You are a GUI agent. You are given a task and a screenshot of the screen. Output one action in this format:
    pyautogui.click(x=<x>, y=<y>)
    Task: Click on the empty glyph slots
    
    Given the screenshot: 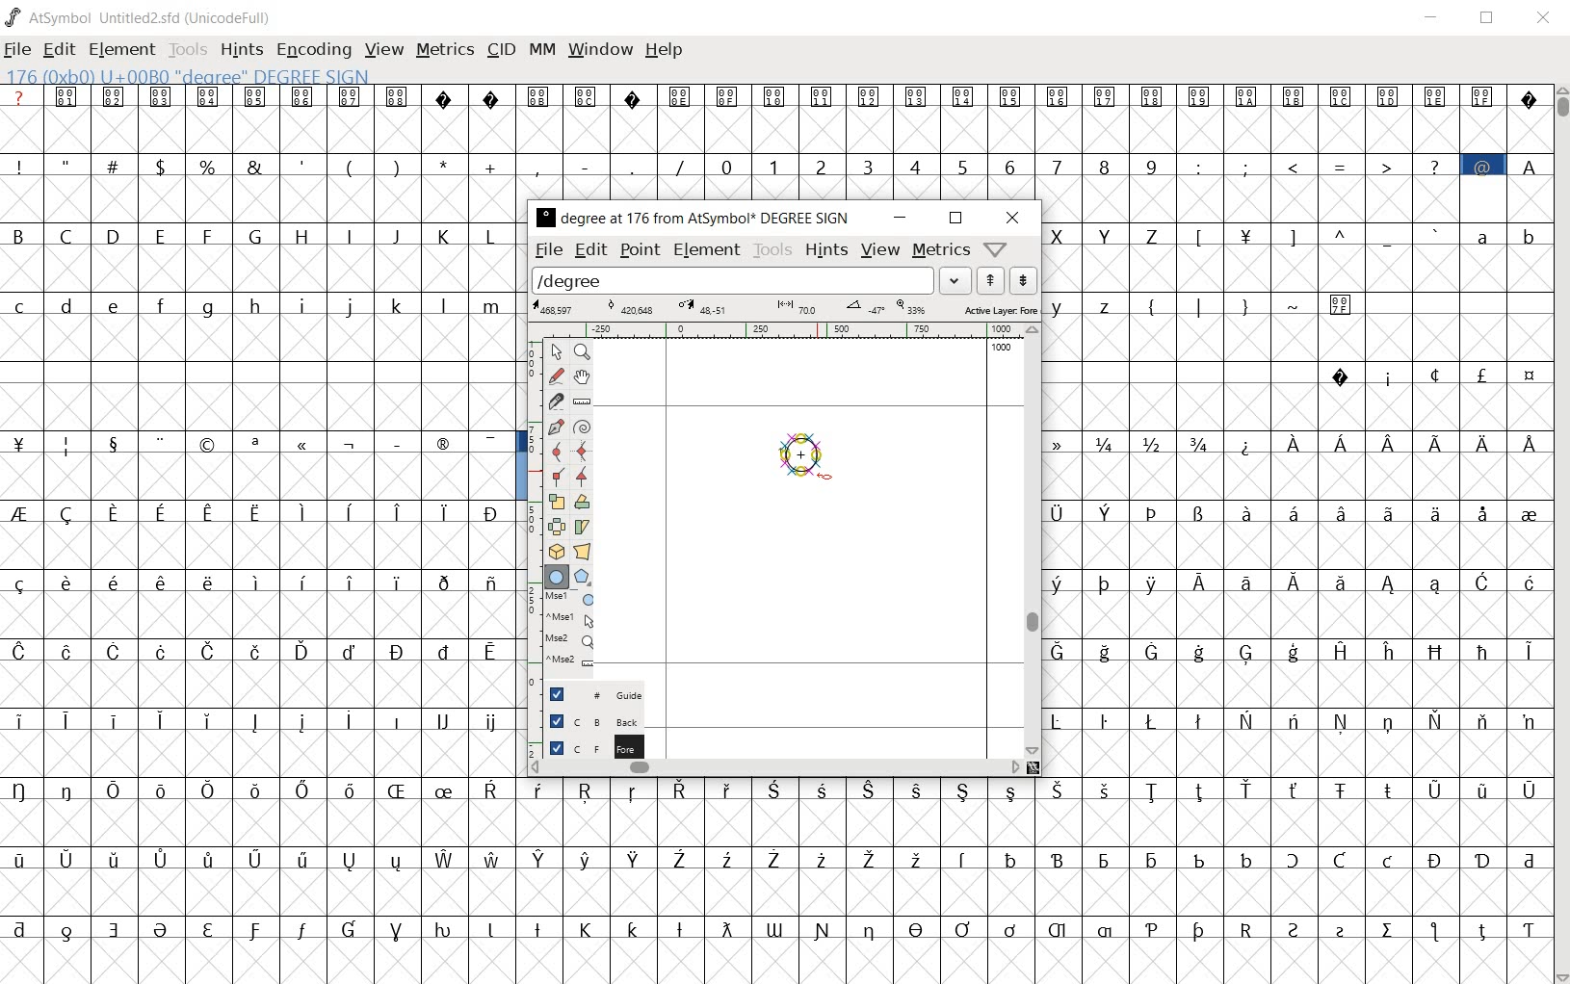 What is the action you would take?
    pyautogui.click(x=1295, y=269)
    